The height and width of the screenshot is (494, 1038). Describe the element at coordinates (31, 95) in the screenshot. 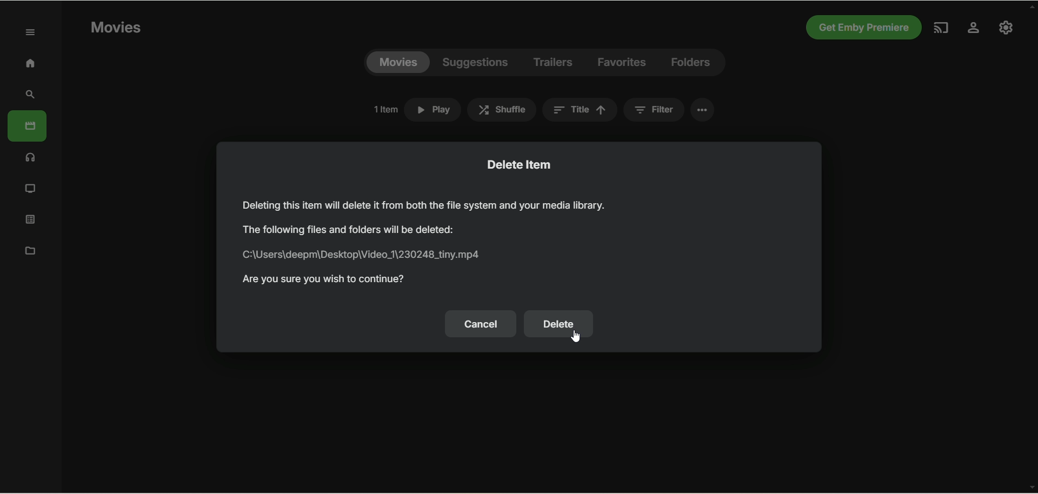

I see `search` at that location.